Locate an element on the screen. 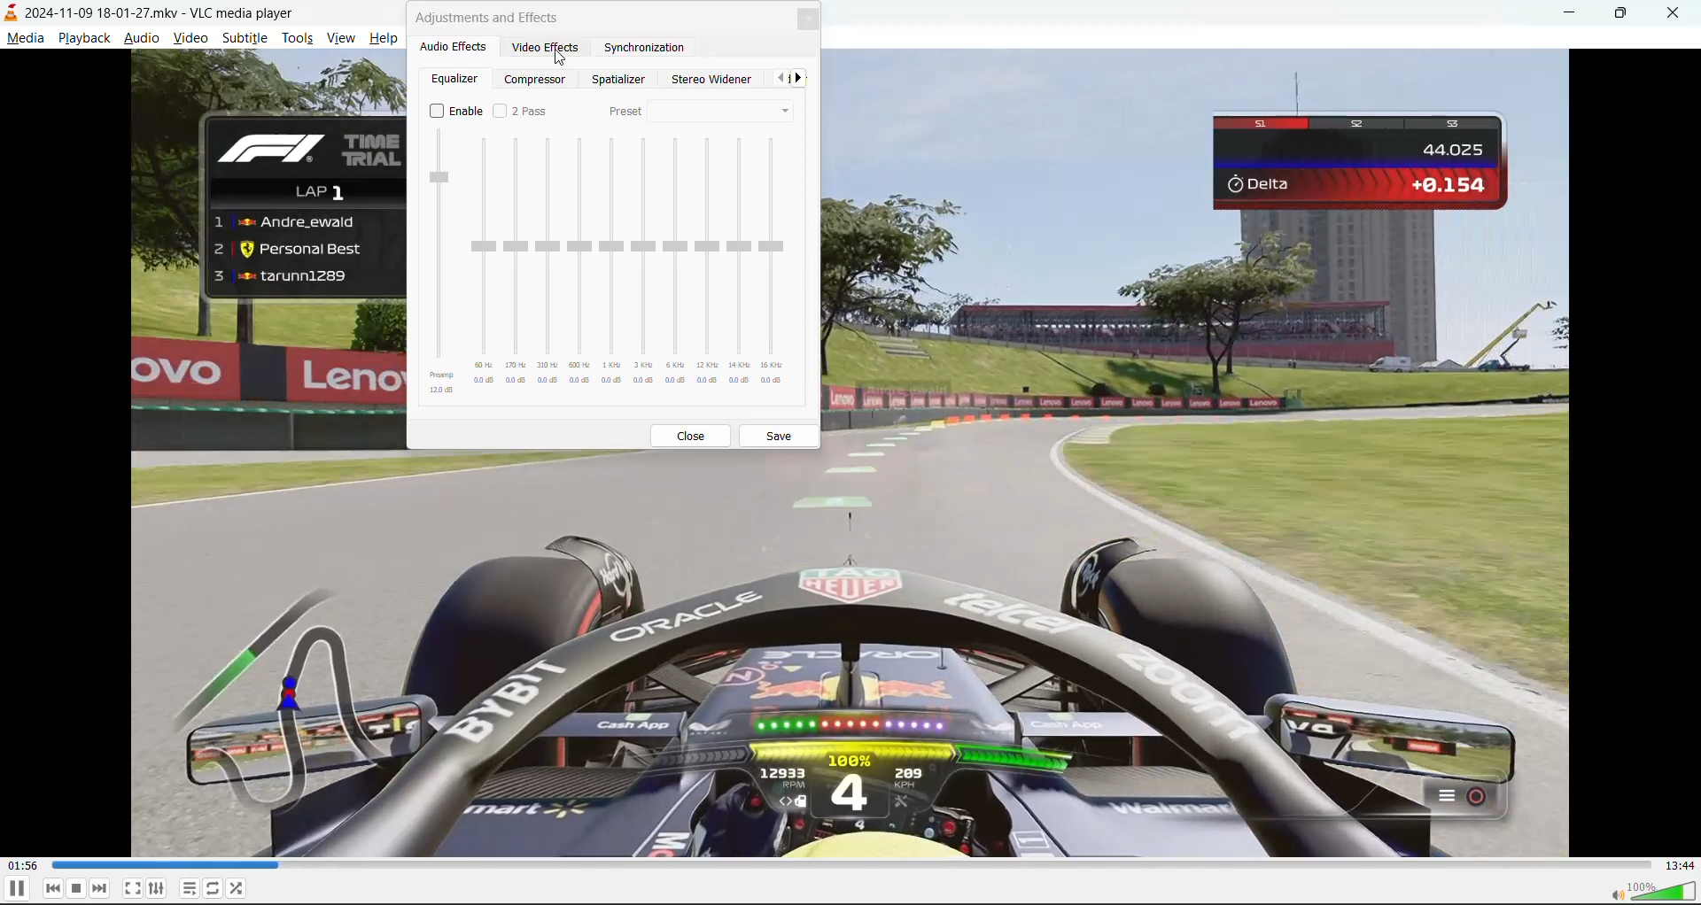 The image size is (1701, 905). next is located at coordinates (802, 81).